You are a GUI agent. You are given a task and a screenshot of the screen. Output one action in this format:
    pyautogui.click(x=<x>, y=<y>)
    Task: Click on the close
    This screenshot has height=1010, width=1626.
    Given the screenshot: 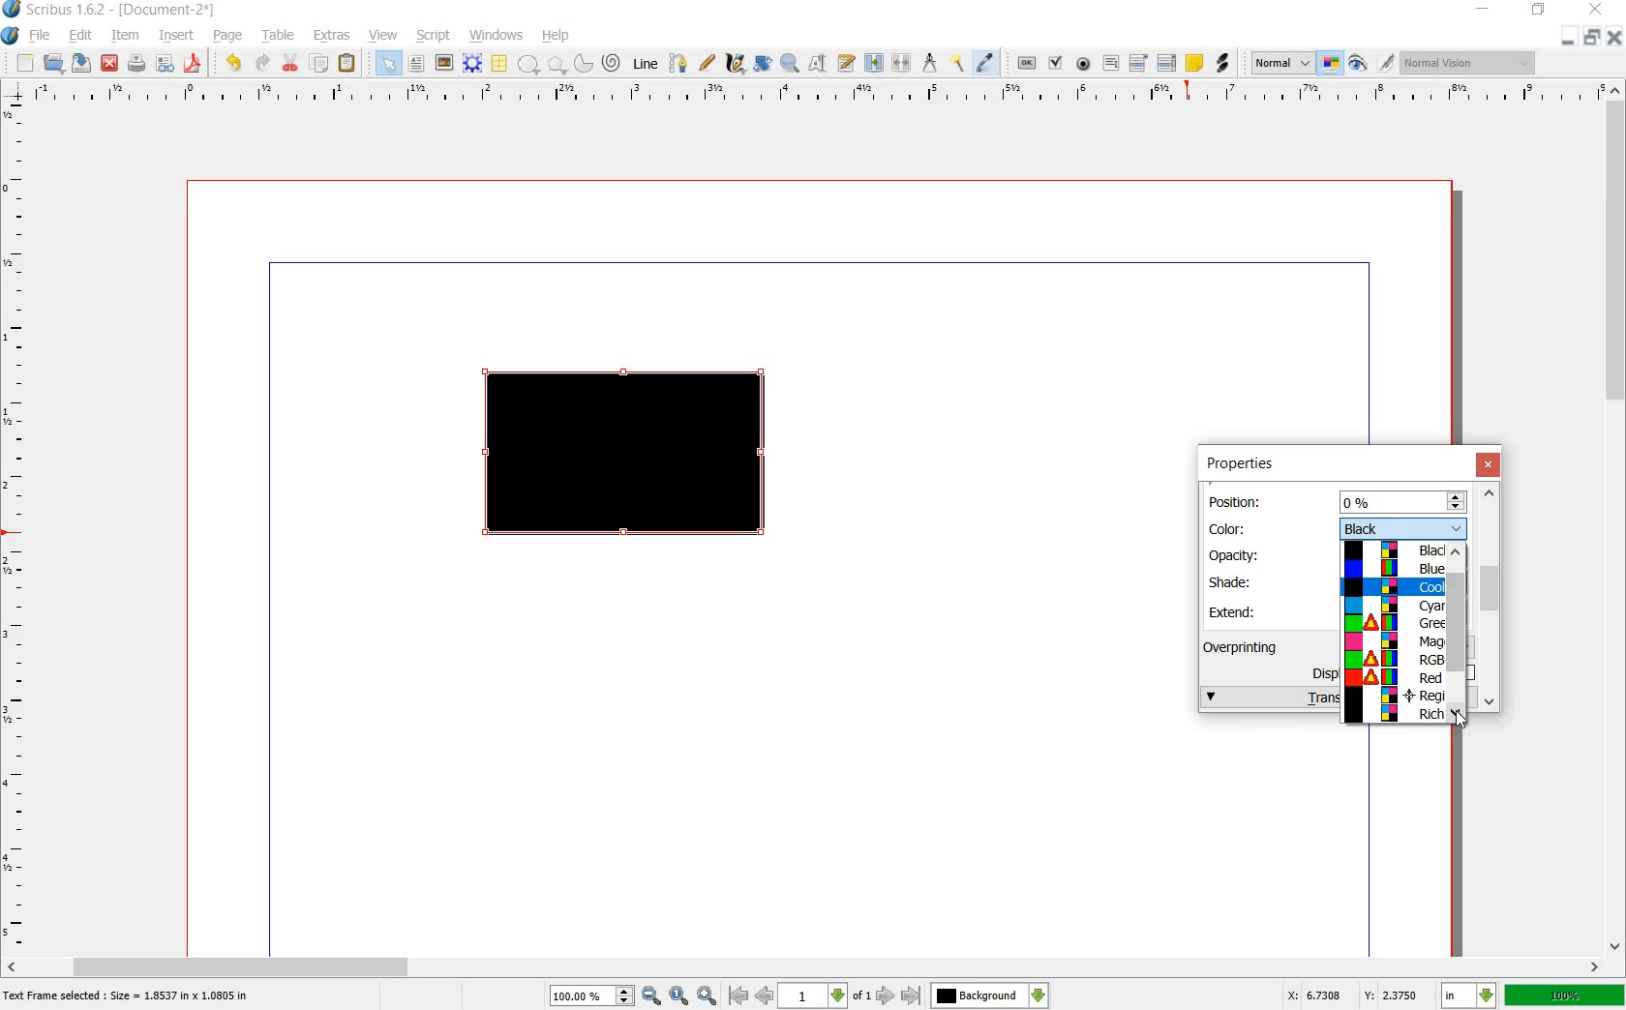 What is the action you would take?
    pyautogui.click(x=111, y=63)
    